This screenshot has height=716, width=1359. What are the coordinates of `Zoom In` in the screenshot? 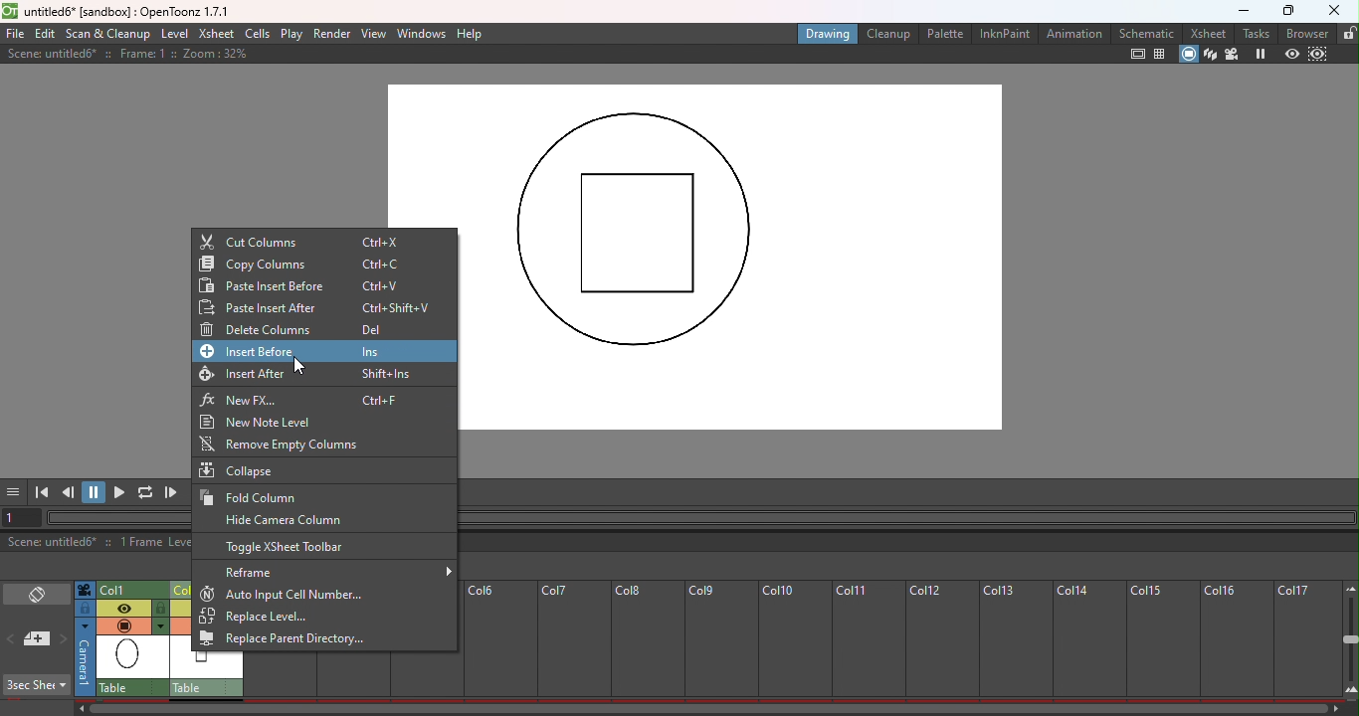 It's located at (1349, 690).